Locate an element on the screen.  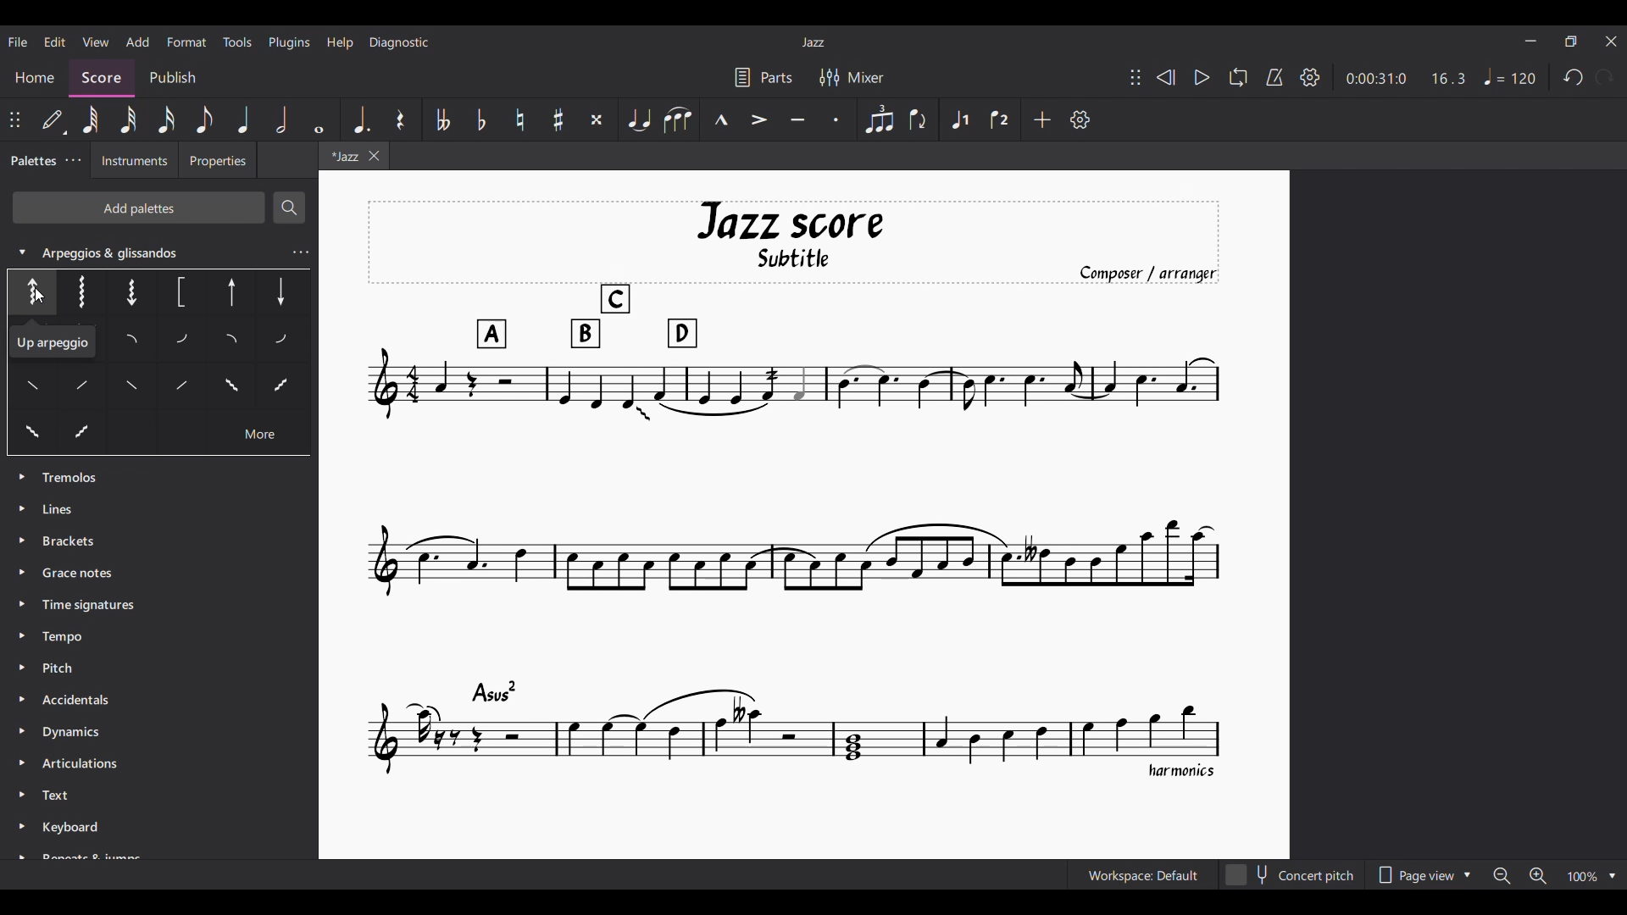
Staccato is located at coordinates (836, 120).